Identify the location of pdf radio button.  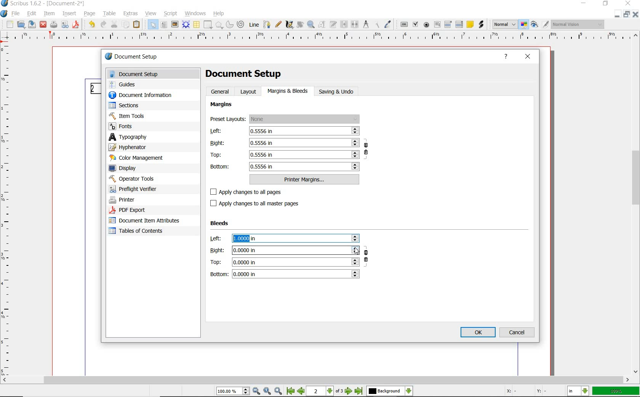
(427, 25).